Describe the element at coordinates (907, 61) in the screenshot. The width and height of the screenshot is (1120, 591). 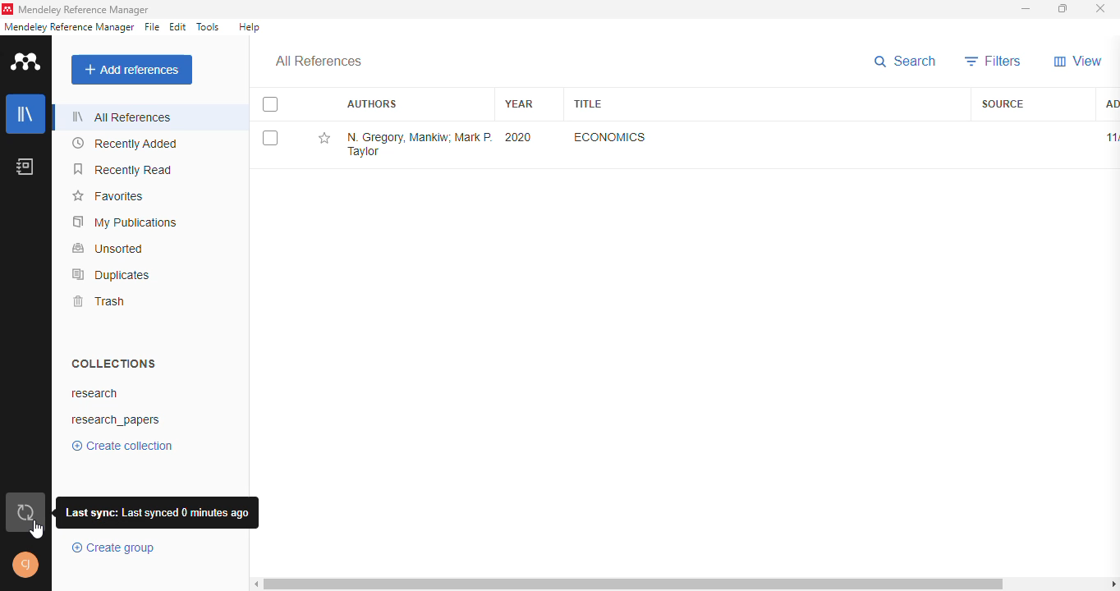
I see `search` at that location.